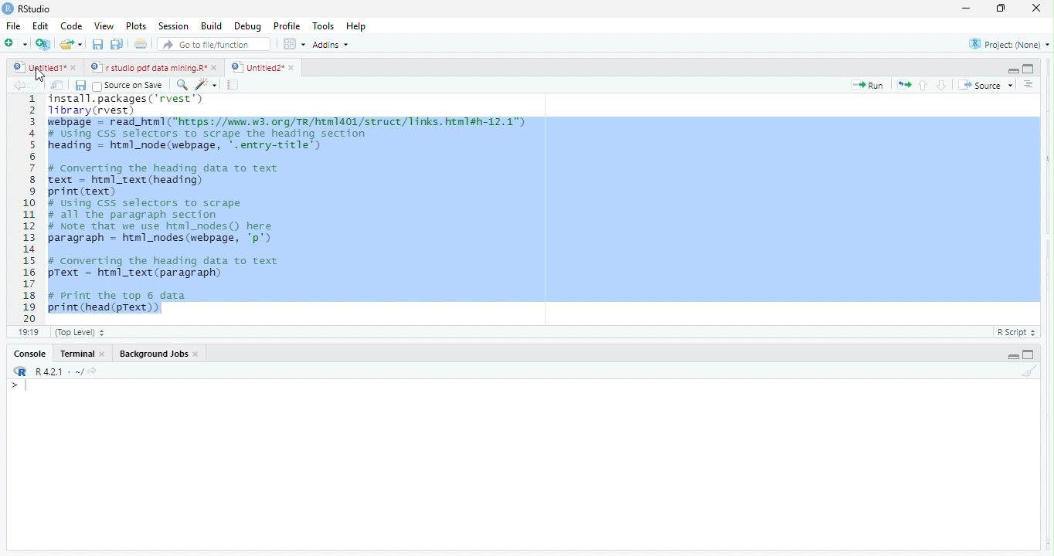 The image size is (1054, 556). Describe the element at coordinates (29, 208) in the screenshot. I see `1
2
3
a
5
6
7
H
9
10
11
12
13
14
15
16
17
18
19
20` at that location.